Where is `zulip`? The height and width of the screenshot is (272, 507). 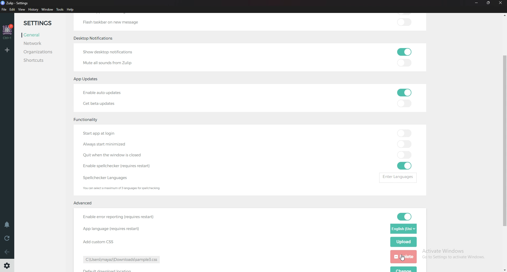
zulip is located at coordinates (14, 3).